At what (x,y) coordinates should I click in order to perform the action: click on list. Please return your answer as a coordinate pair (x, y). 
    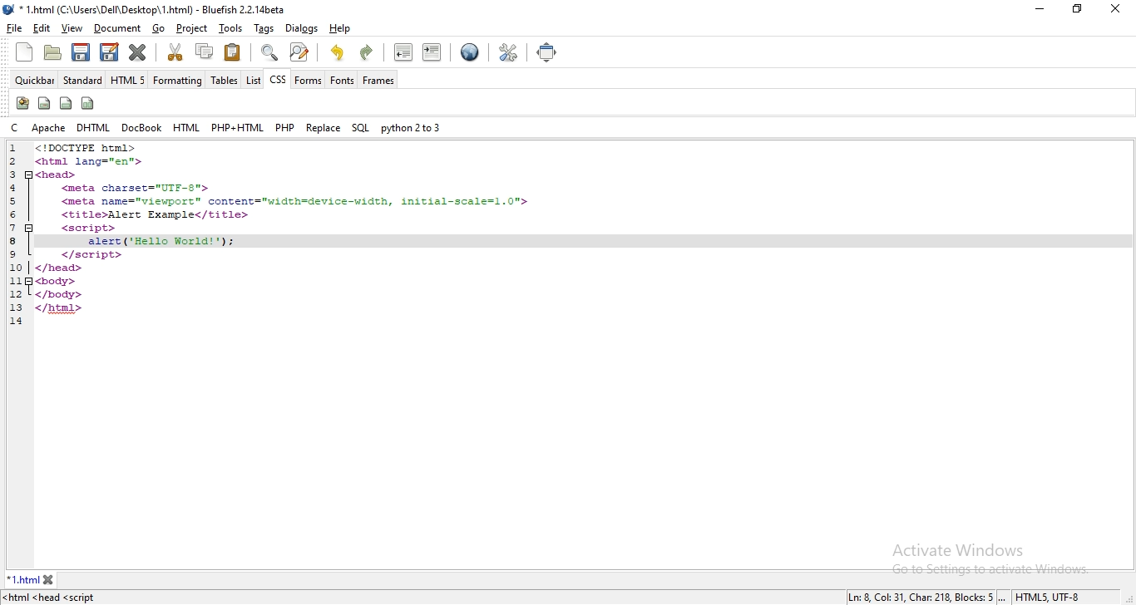
    Looking at the image, I should click on (252, 79).